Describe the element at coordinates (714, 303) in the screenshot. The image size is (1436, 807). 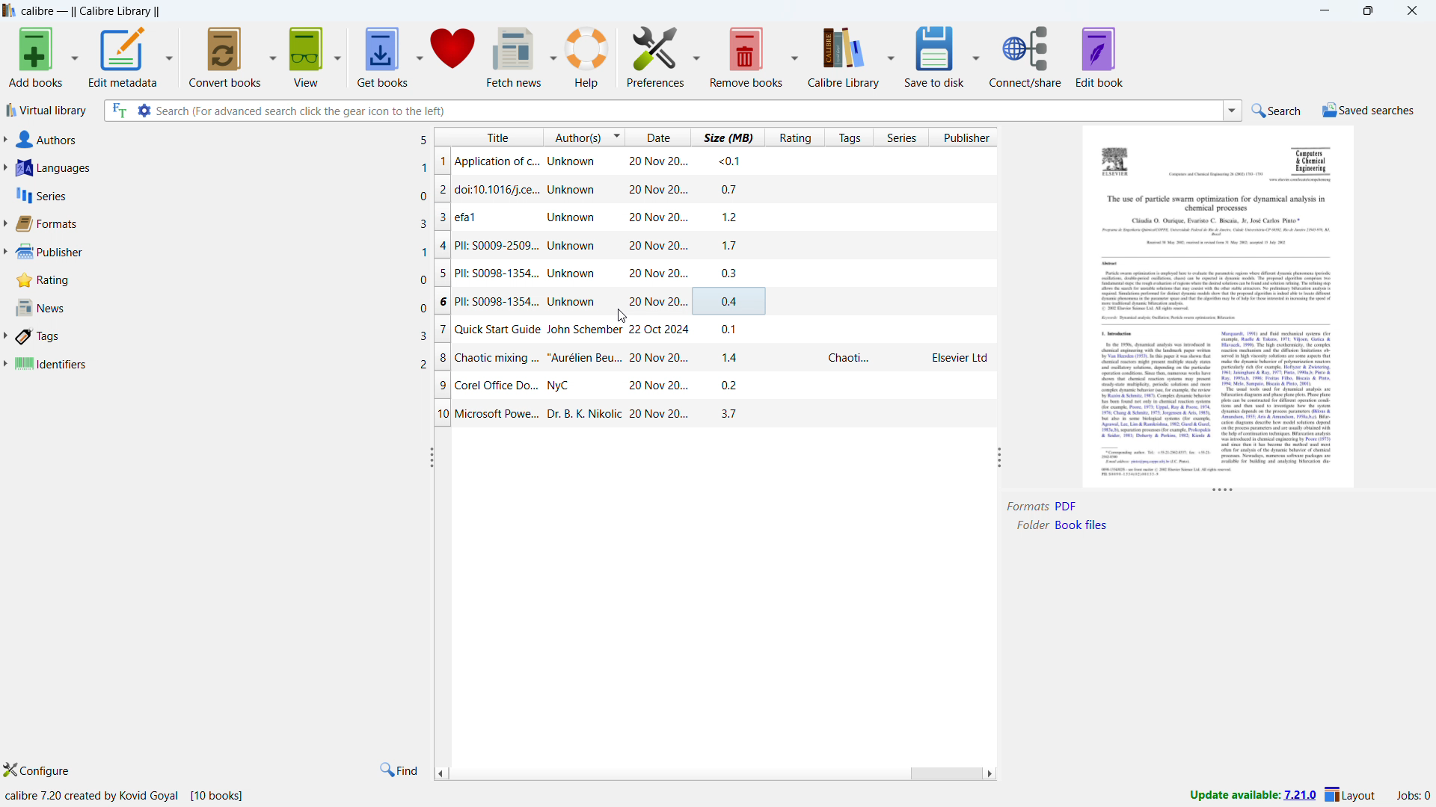
I see `PII: S0098-1354...` at that location.